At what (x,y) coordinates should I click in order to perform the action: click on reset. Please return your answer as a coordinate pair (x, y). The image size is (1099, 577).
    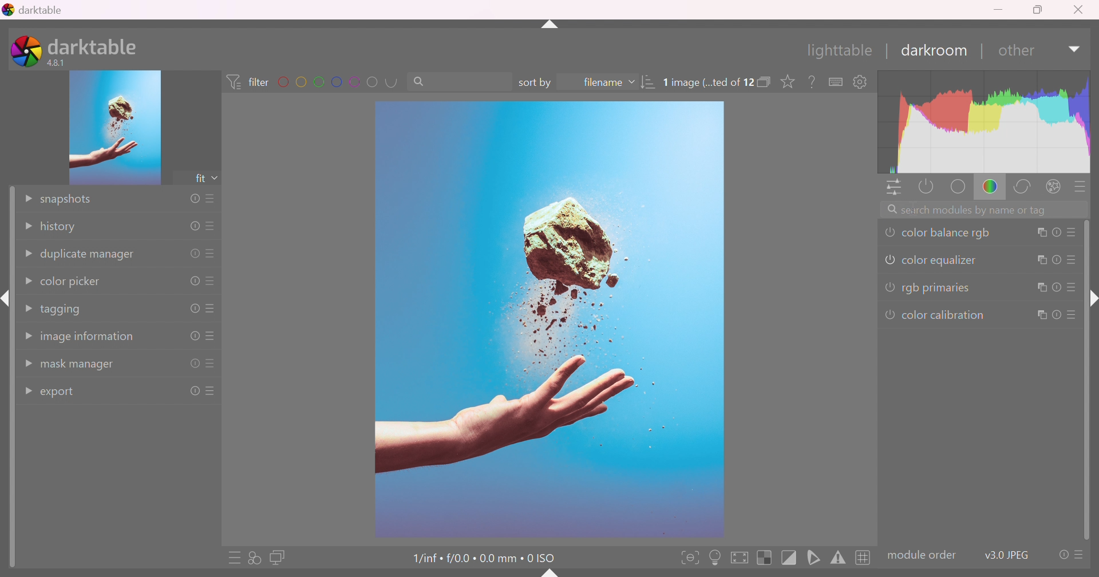
    Looking at the image, I should click on (1057, 315).